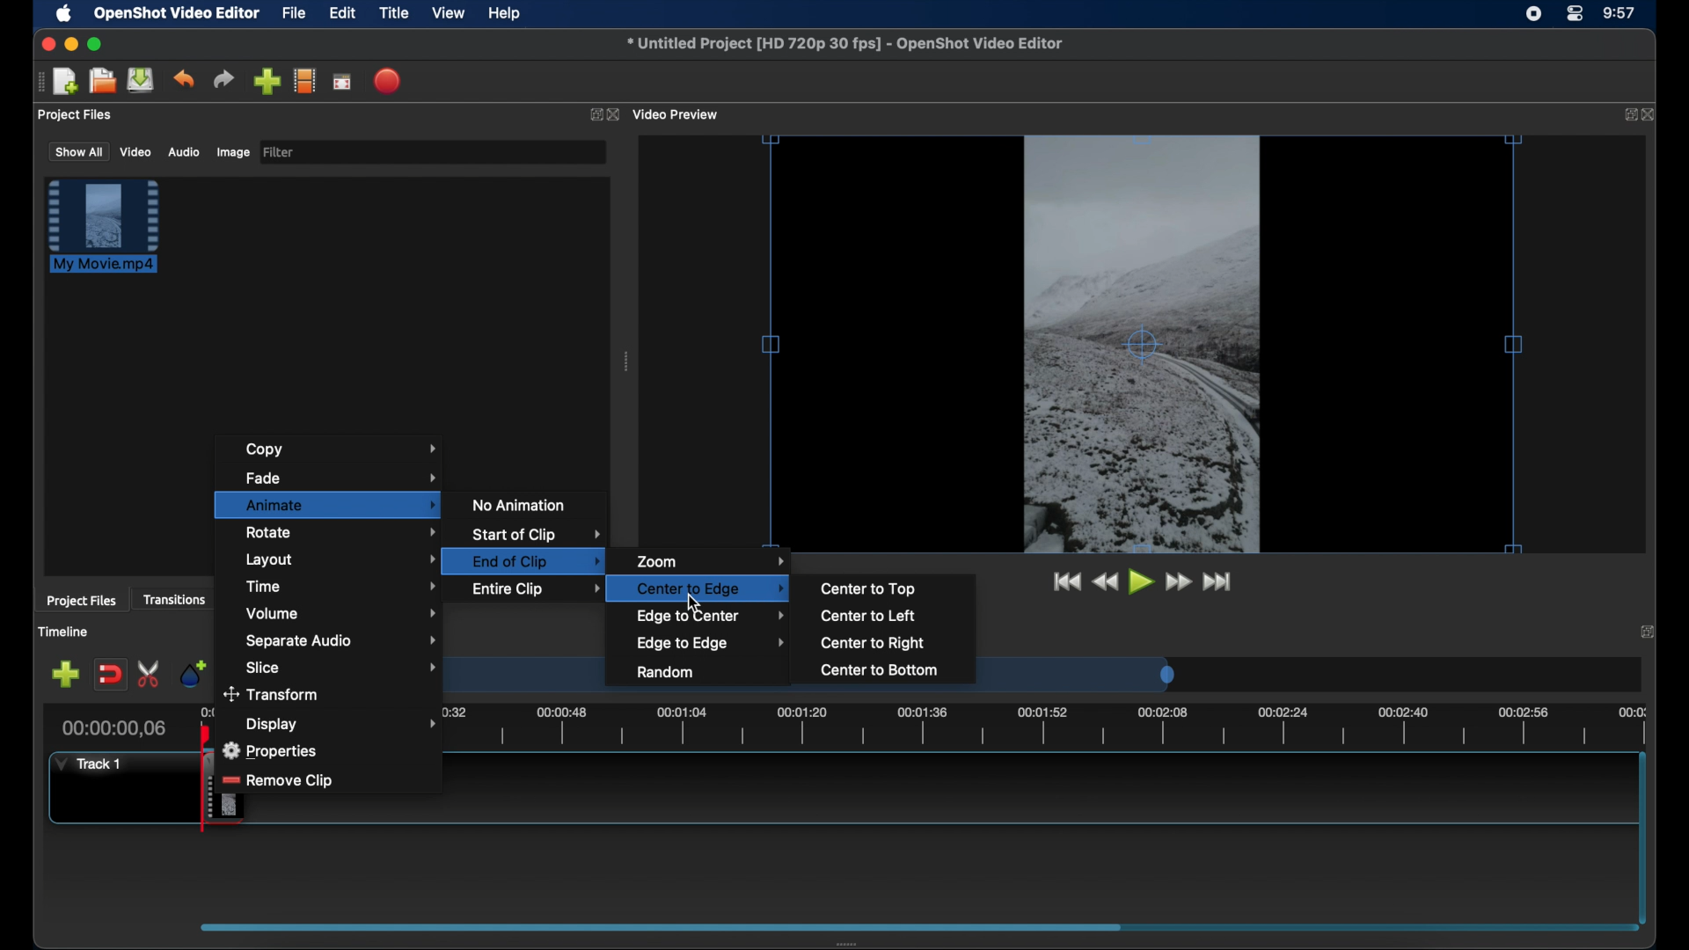 This screenshot has height=950, width=1689. Describe the element at coordinates (530, 588) in the screenshot. I see `entire clip menu` at that location.